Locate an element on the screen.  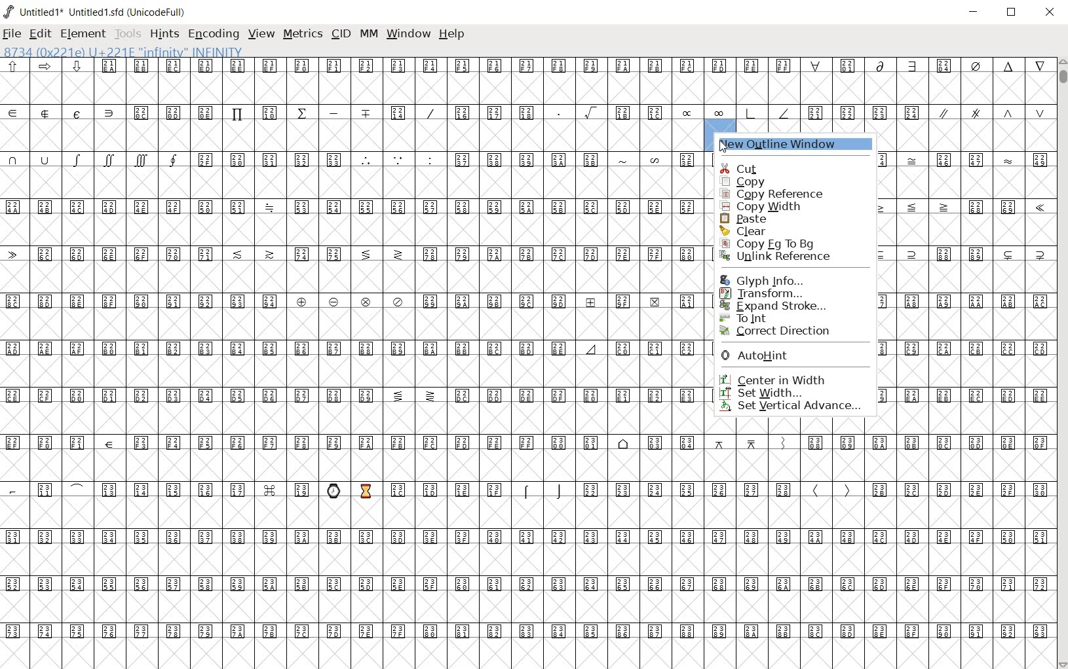
Unicode code points is located at coordinates (351, 206).